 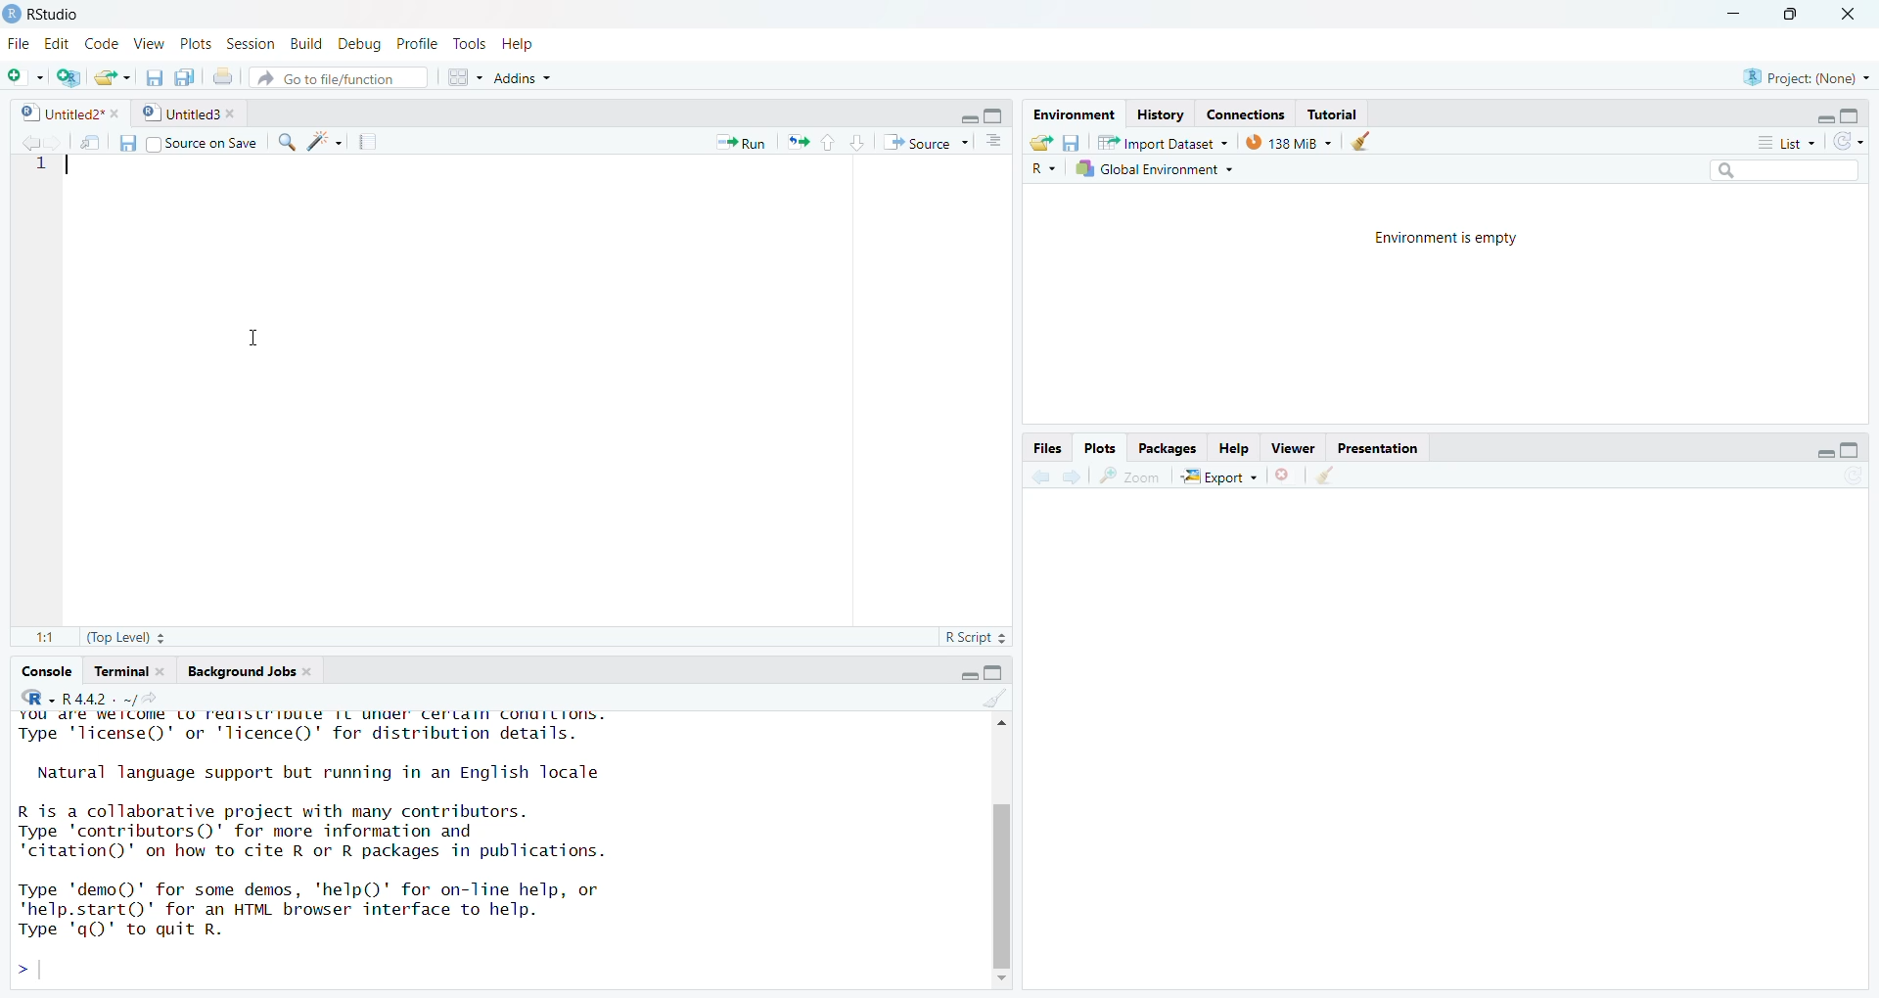 What do you see at coordinates (970, 640) in the screenshot?
I see `R Script ` at bounding box center [970, 640].